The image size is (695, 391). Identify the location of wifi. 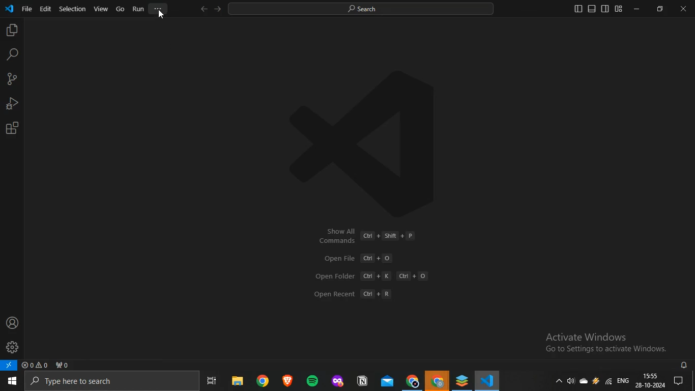
(608, 382).